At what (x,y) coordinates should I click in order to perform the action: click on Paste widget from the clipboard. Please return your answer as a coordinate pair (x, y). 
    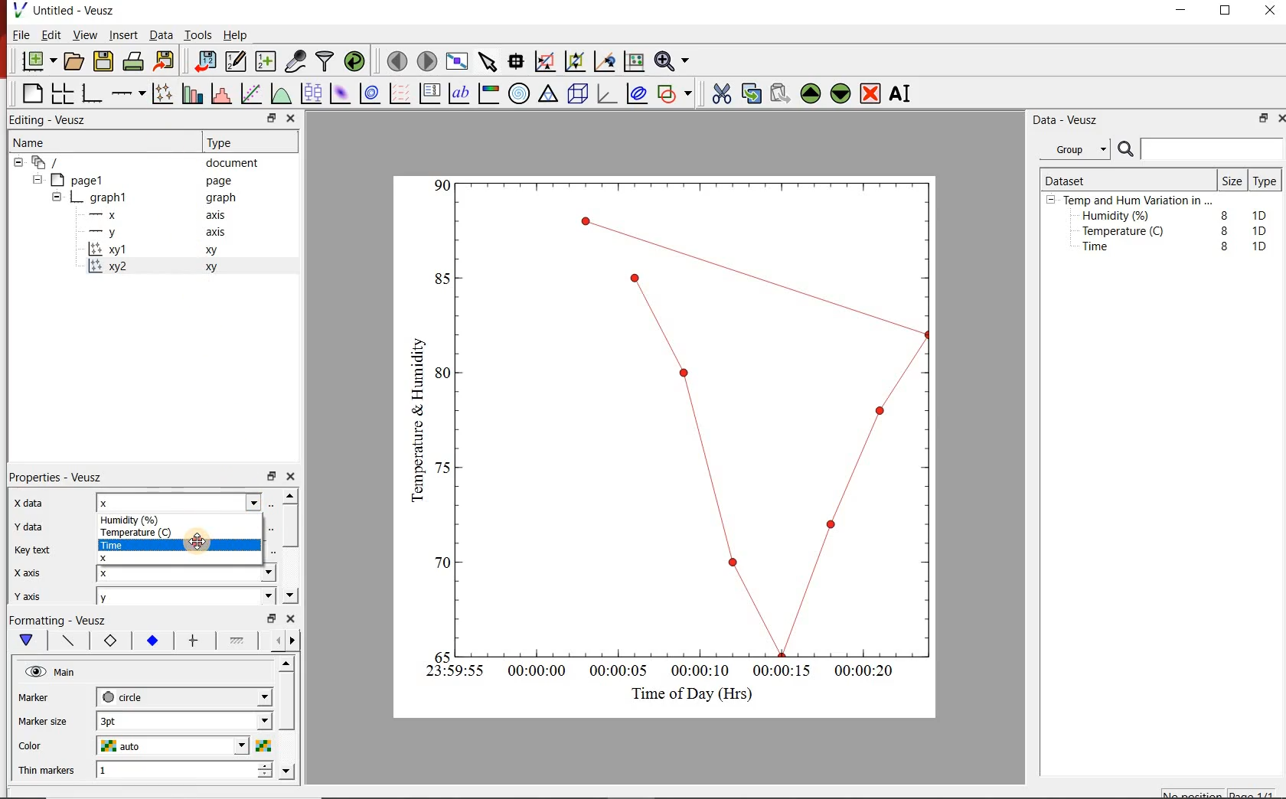
    Looking at the image, I should click on (781, 93).